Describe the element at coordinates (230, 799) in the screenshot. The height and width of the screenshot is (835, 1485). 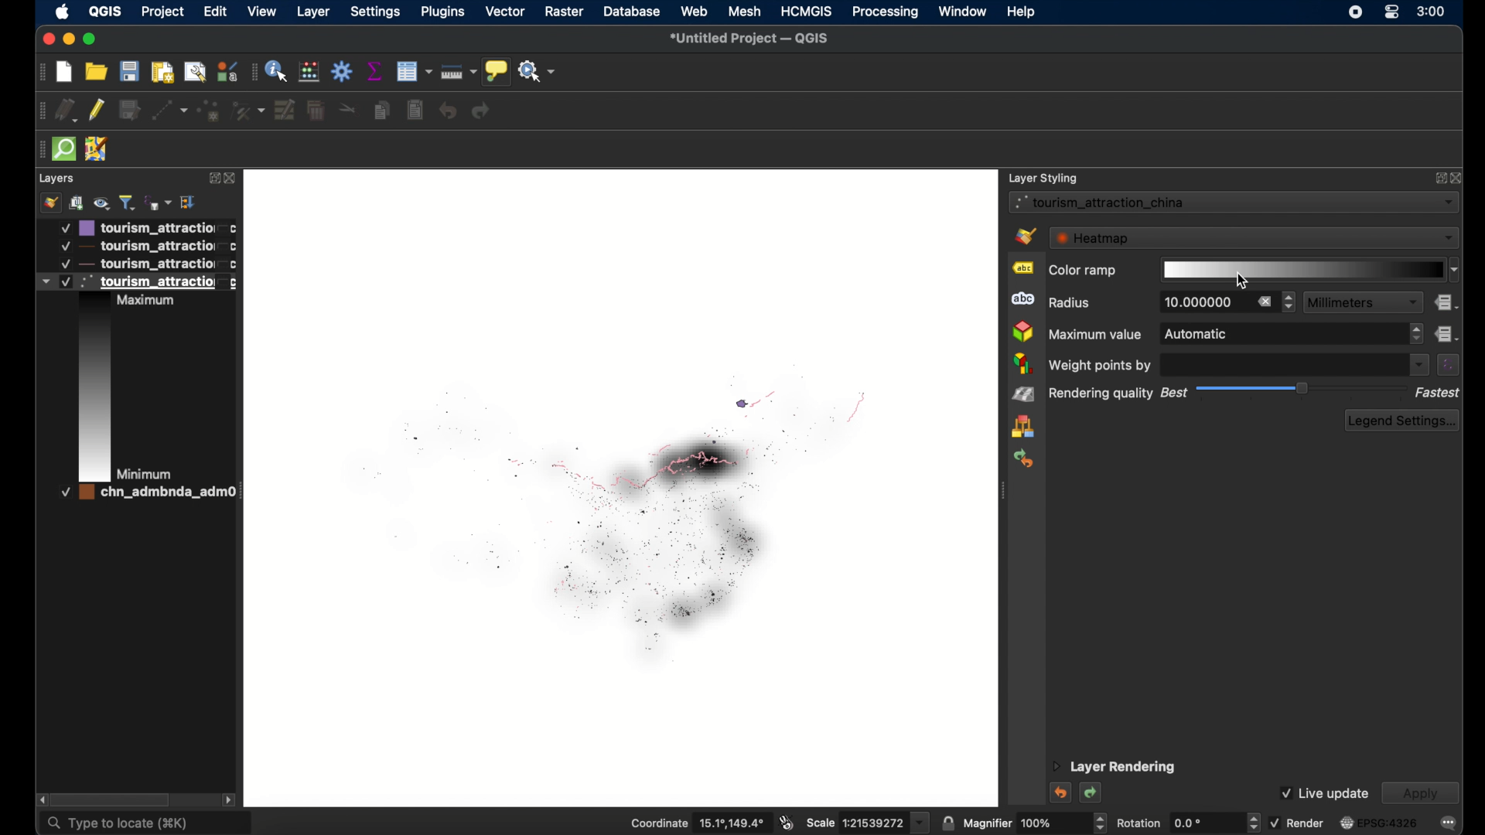
I see `scroll right arrow` at that location.